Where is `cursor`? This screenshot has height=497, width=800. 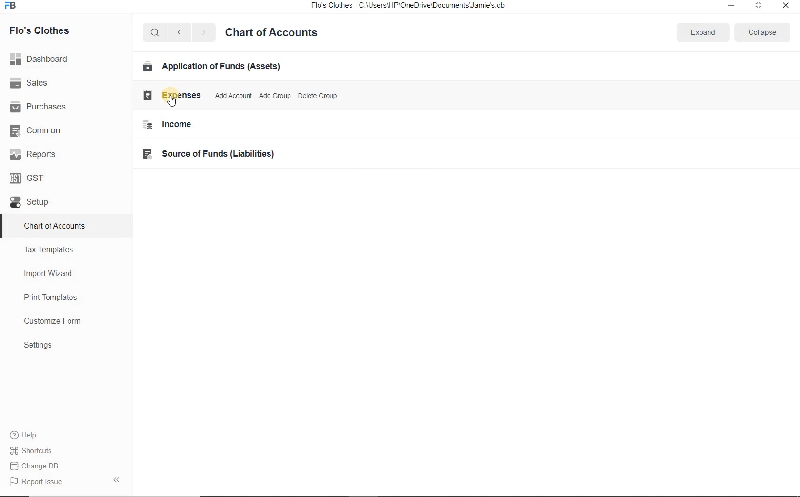
cursor is located at coordinates (172, 102).